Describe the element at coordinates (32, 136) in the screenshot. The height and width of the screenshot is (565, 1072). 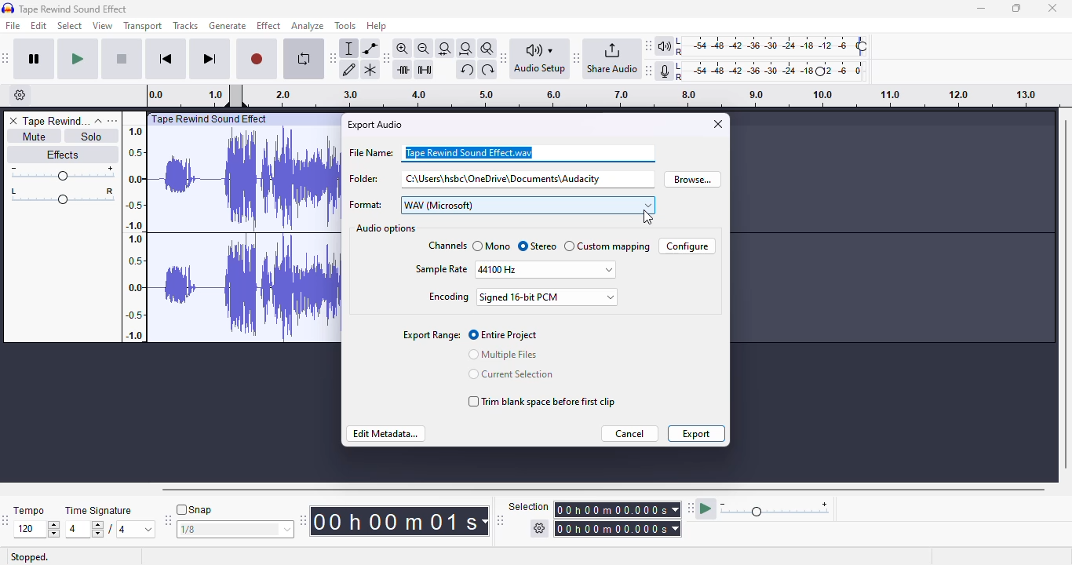
I see `mute` at that location.